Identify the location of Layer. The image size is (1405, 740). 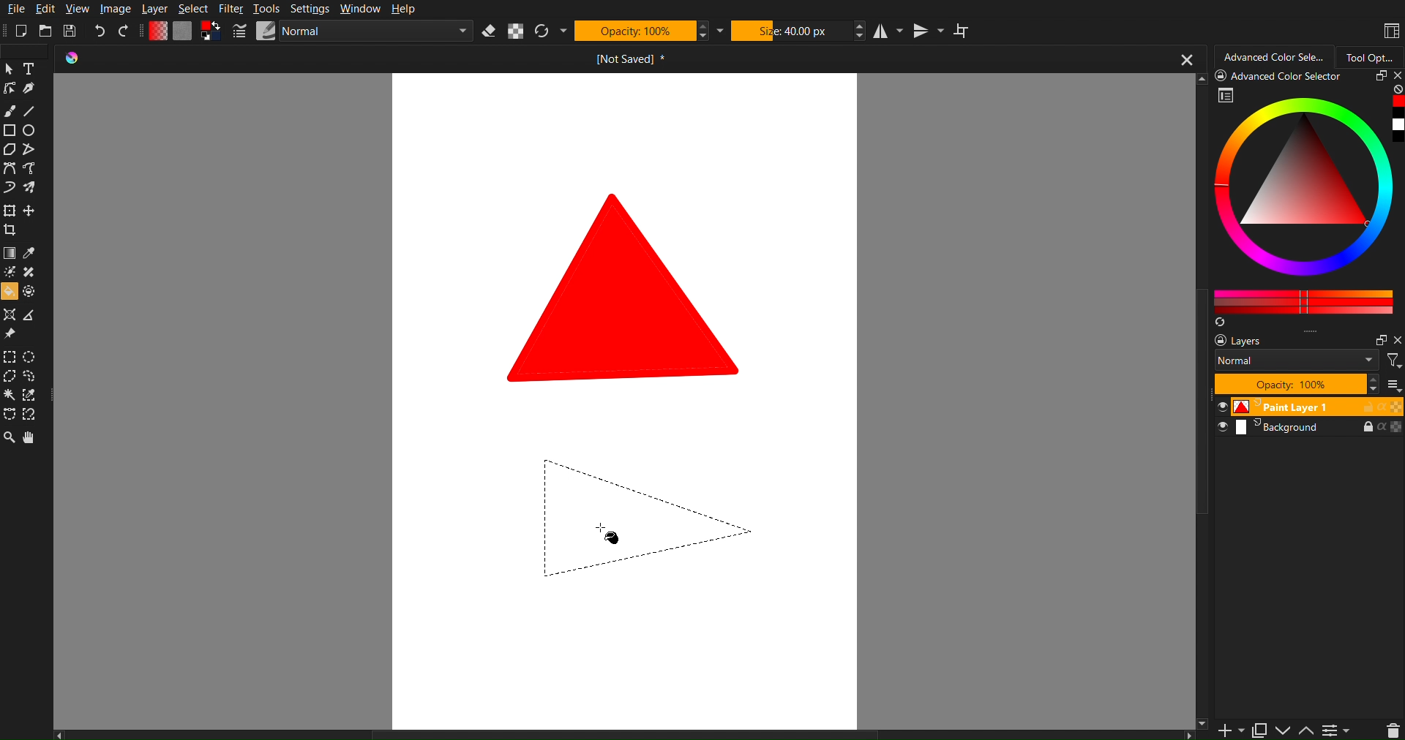
(158, 10).